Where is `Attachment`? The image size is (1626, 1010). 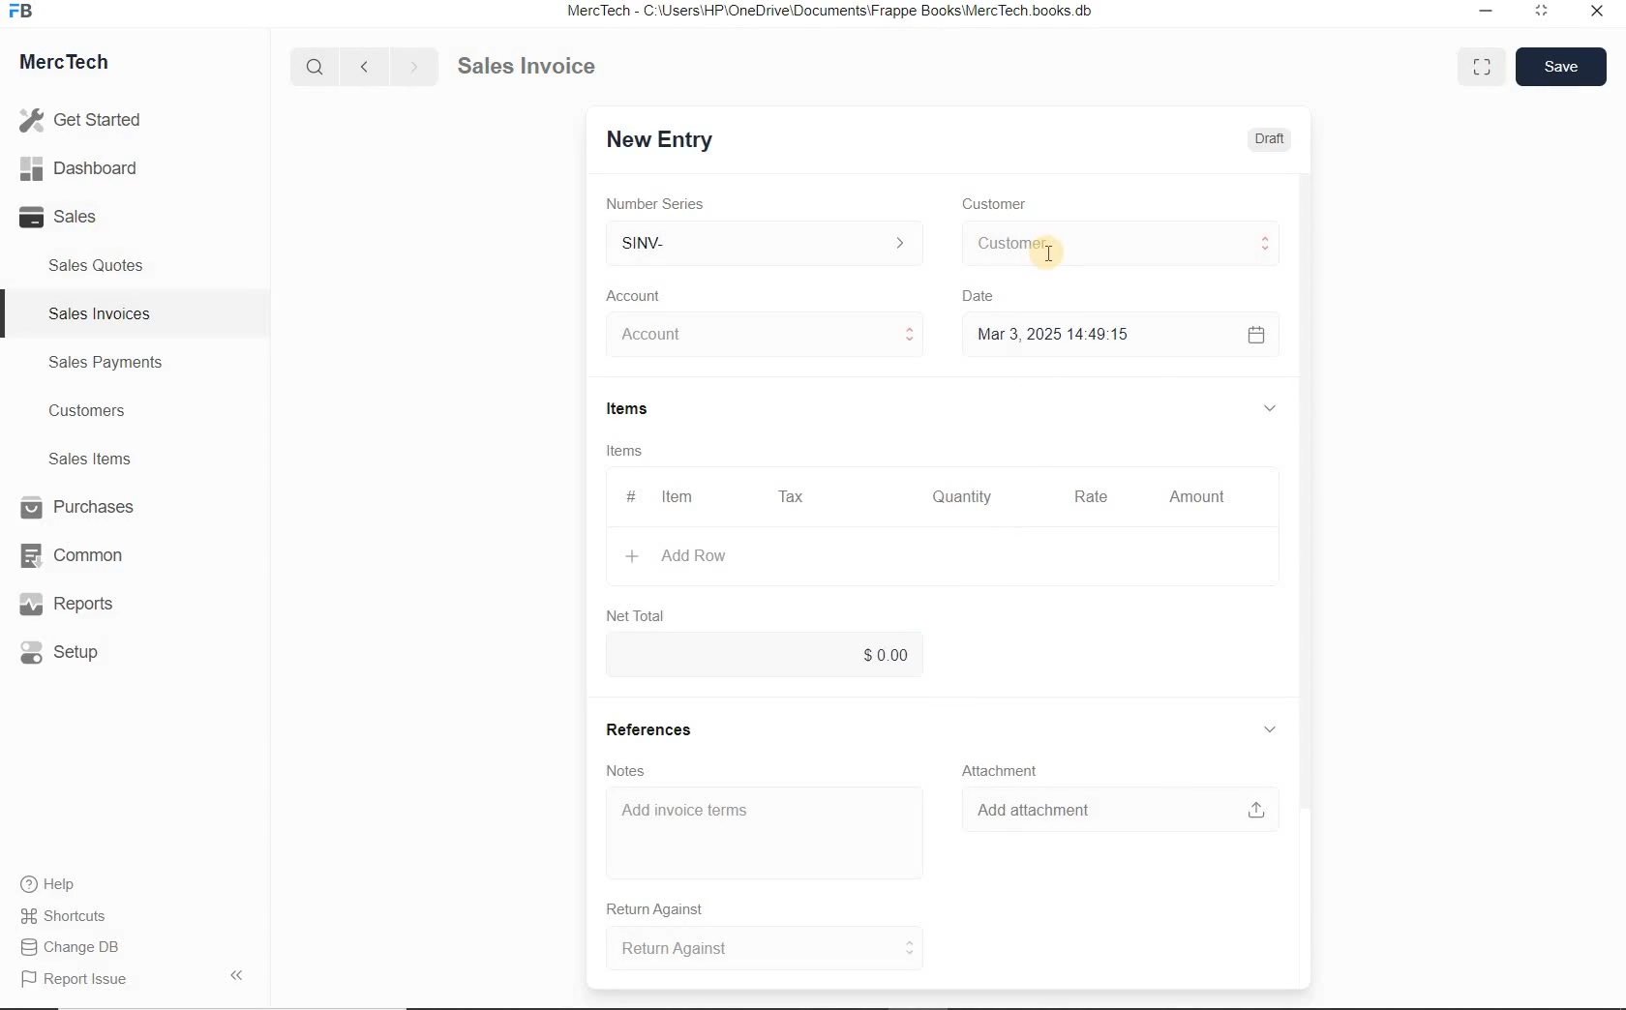
Attachment is located at coordinates (1002, 771).